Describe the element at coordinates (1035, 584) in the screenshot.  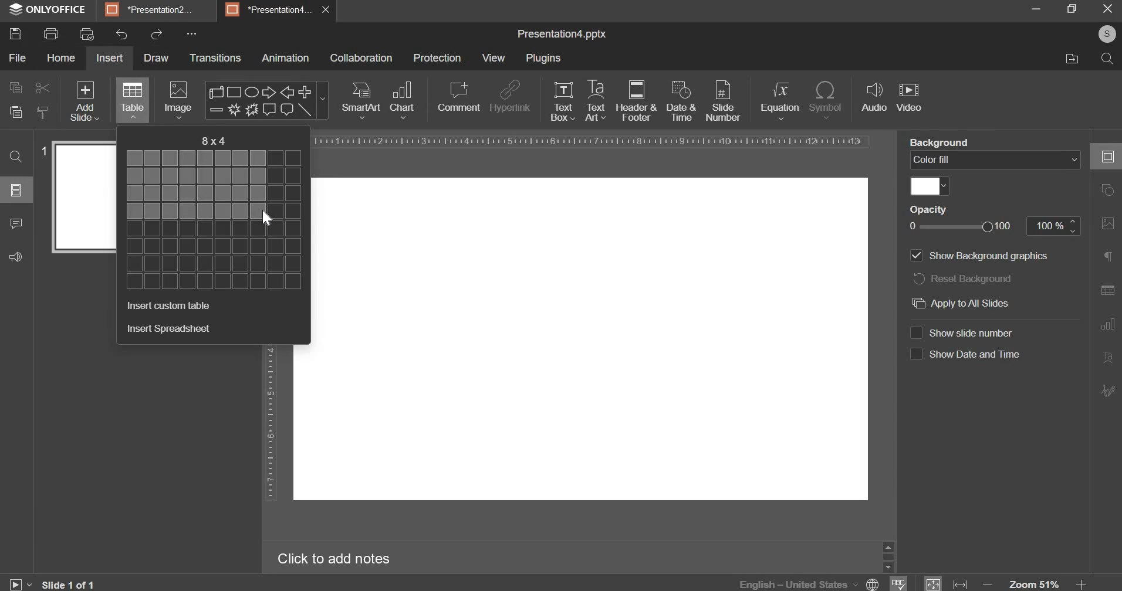
I see `zoom` at that location.